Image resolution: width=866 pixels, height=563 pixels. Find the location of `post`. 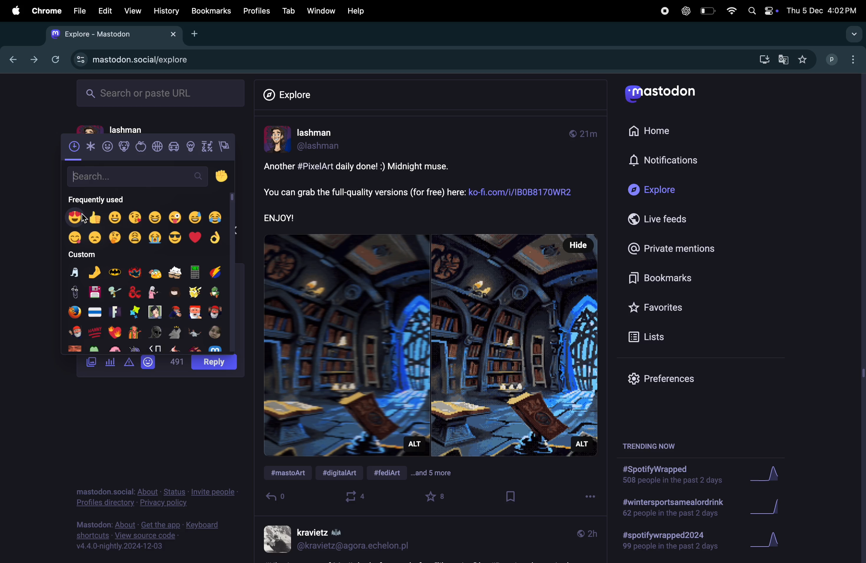

post is located at coordinates (215, 362).